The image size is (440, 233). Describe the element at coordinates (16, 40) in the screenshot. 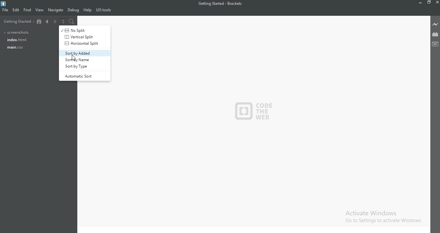

I see `Index.html` at that location.